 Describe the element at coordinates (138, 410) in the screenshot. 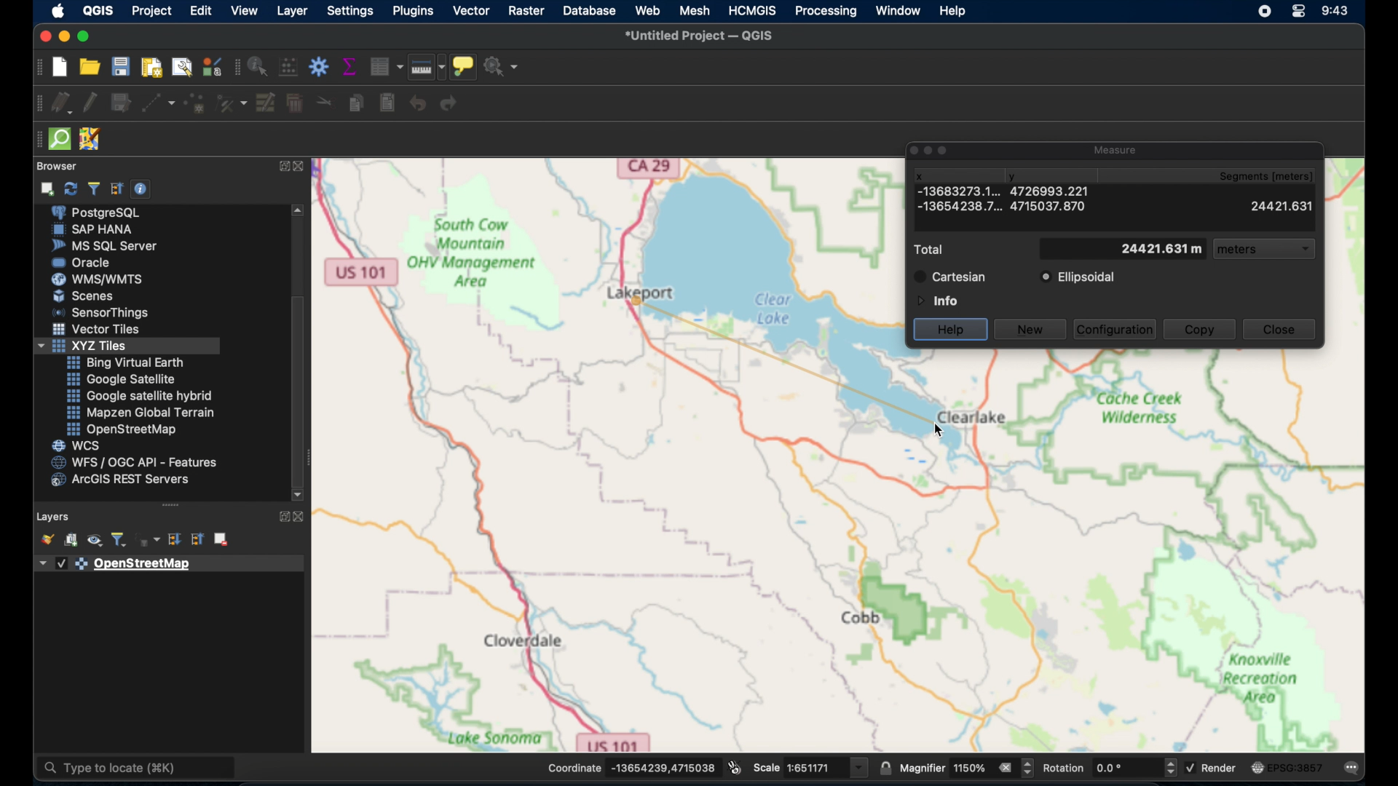

I see `mapzen global. terrain` at that location.